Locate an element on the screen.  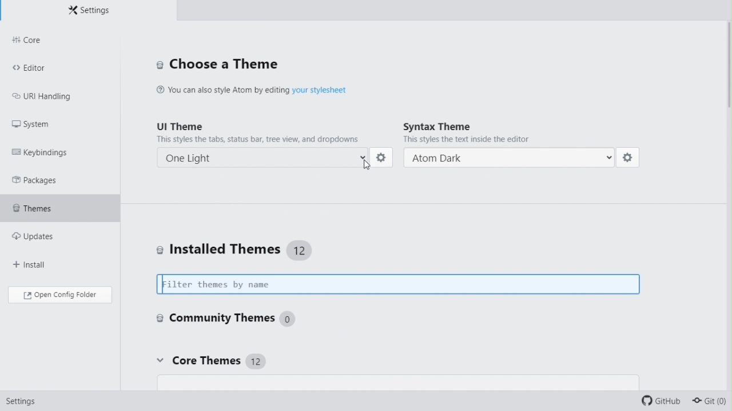
setting is located at coordinates (628, 159).